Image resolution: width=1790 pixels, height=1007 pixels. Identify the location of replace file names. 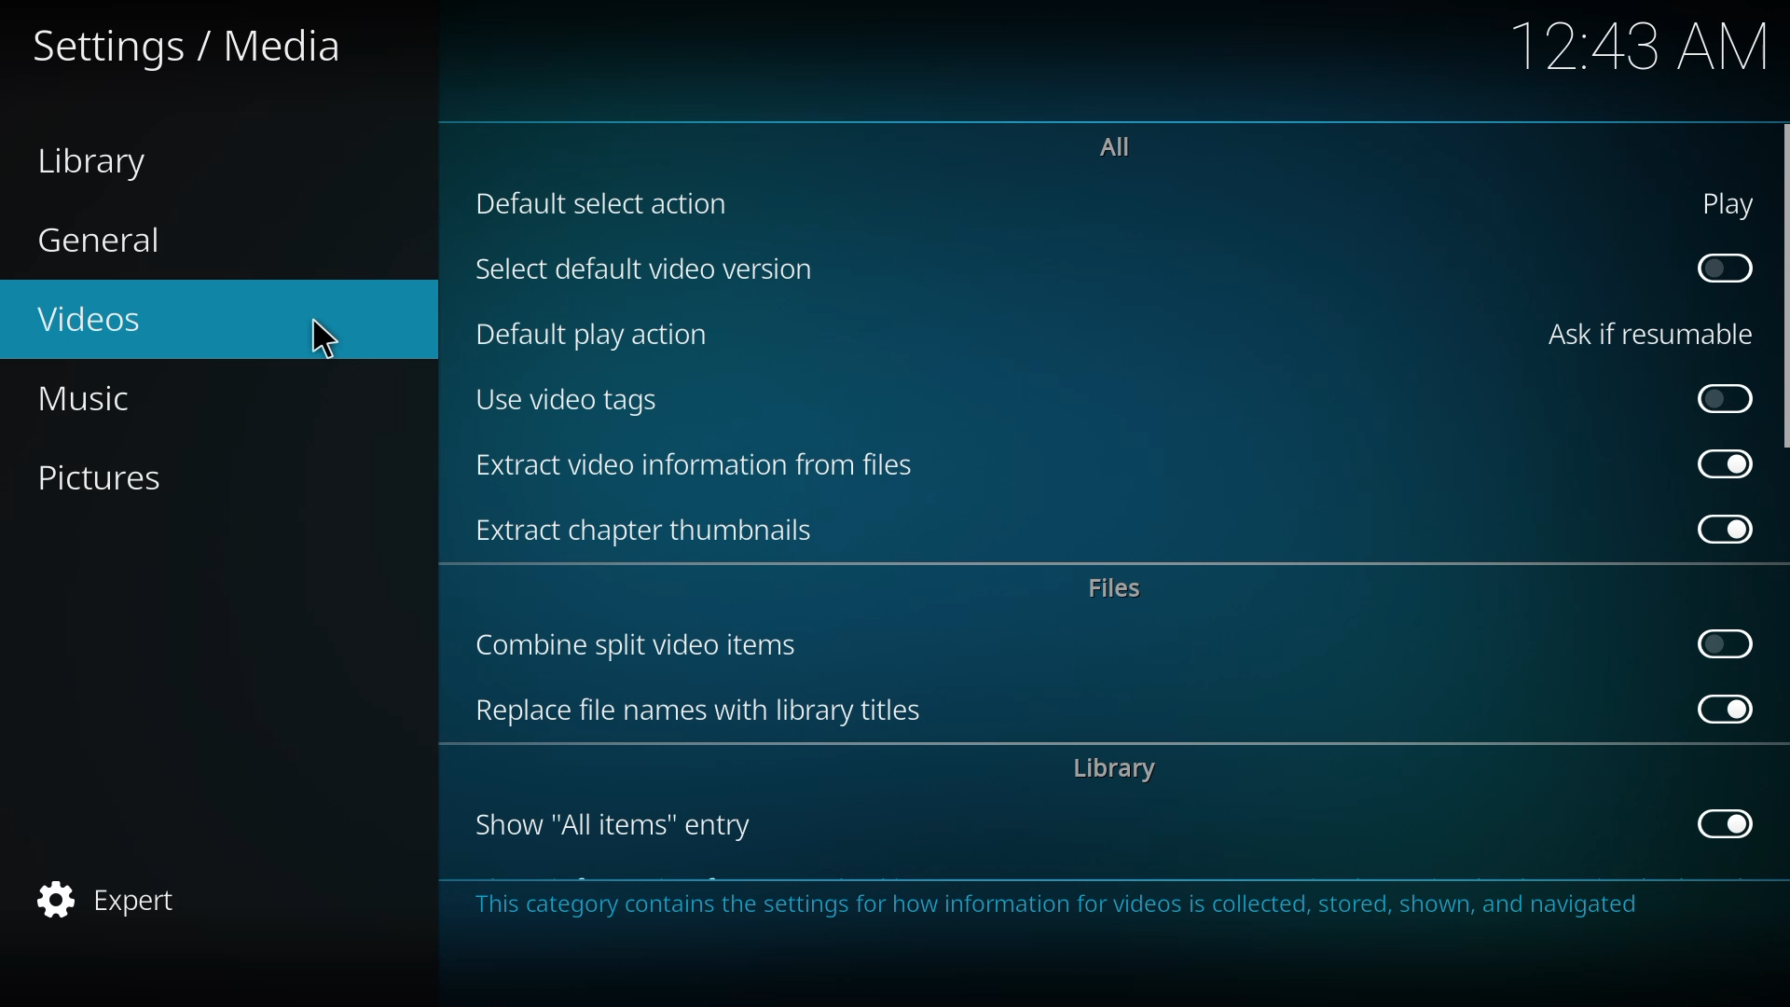
(702, 710).